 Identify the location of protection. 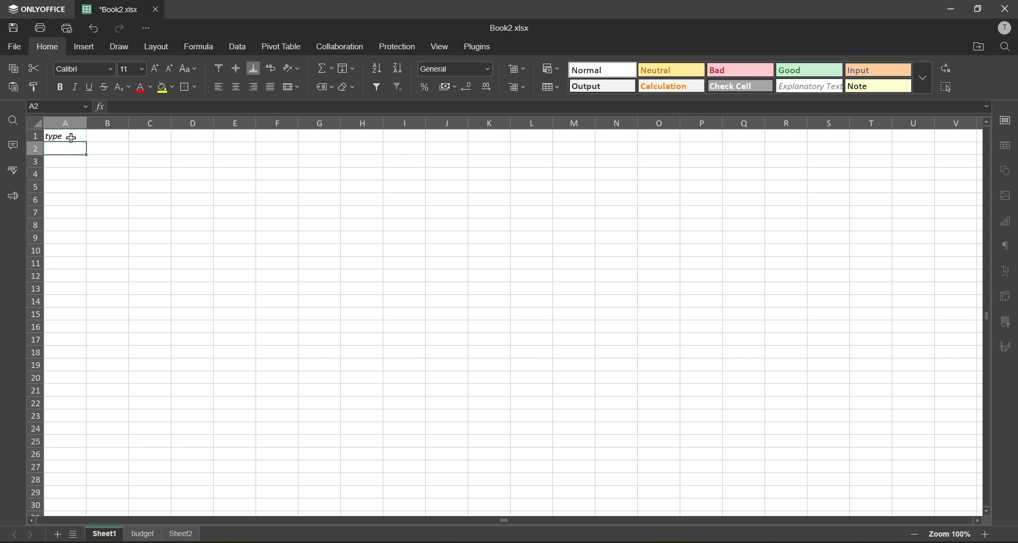
(398, 46).